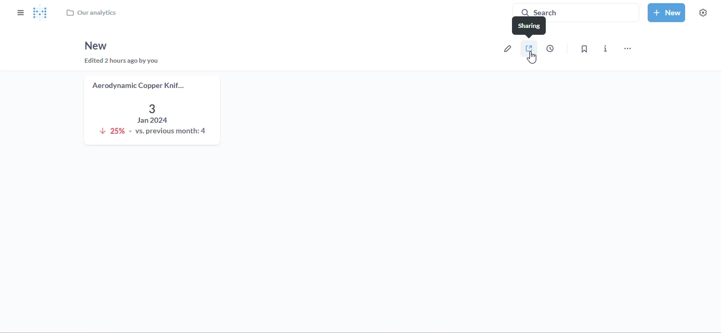 This screenshot has width=721, height=333. What do you see at coordinates (532, 58) in the screenshot?
I see `cursor` at bounding box center [532, 58].